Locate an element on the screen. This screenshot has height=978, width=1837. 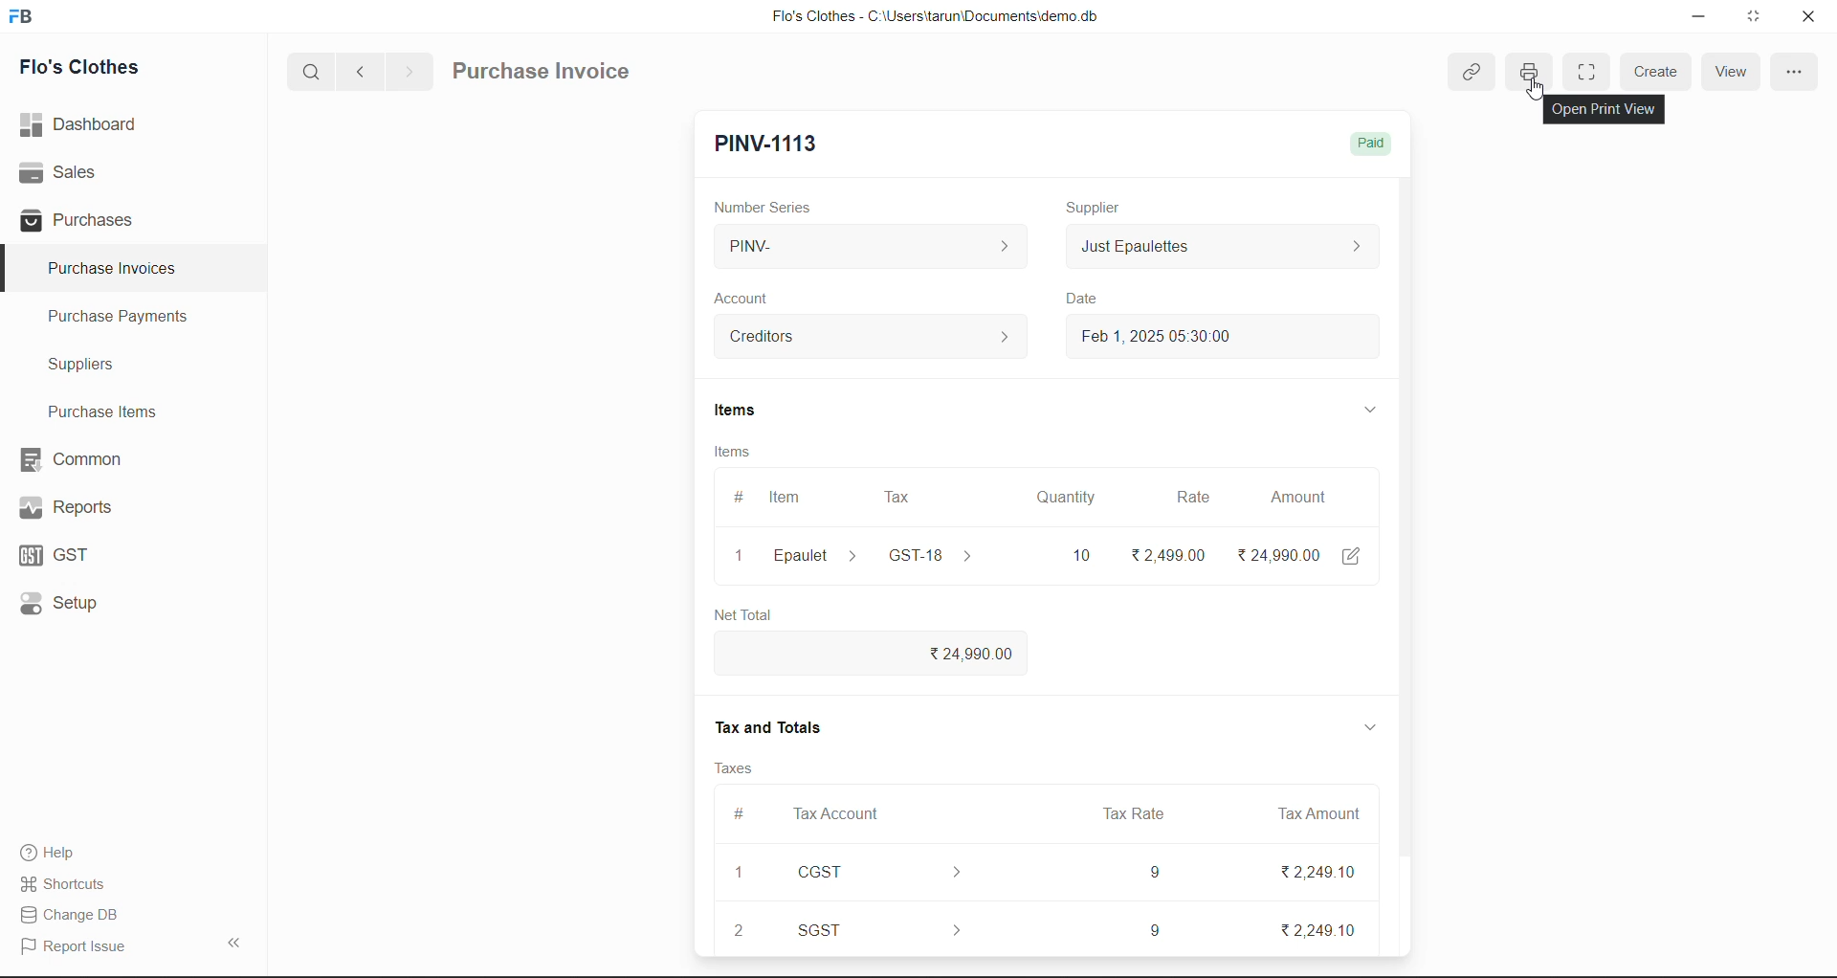
next is located at coordinates (409, 71).